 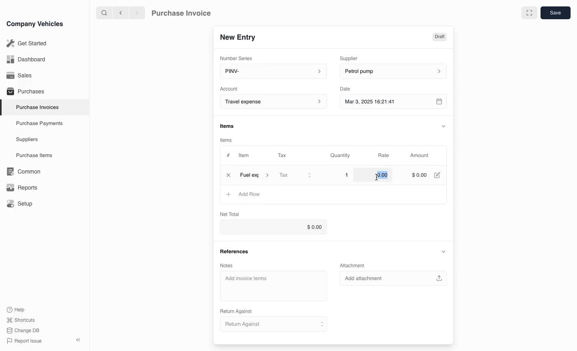 What do you see at coordinates (272, 102) in the screenshot?
I see `Account` at bounding box center [272, 102].